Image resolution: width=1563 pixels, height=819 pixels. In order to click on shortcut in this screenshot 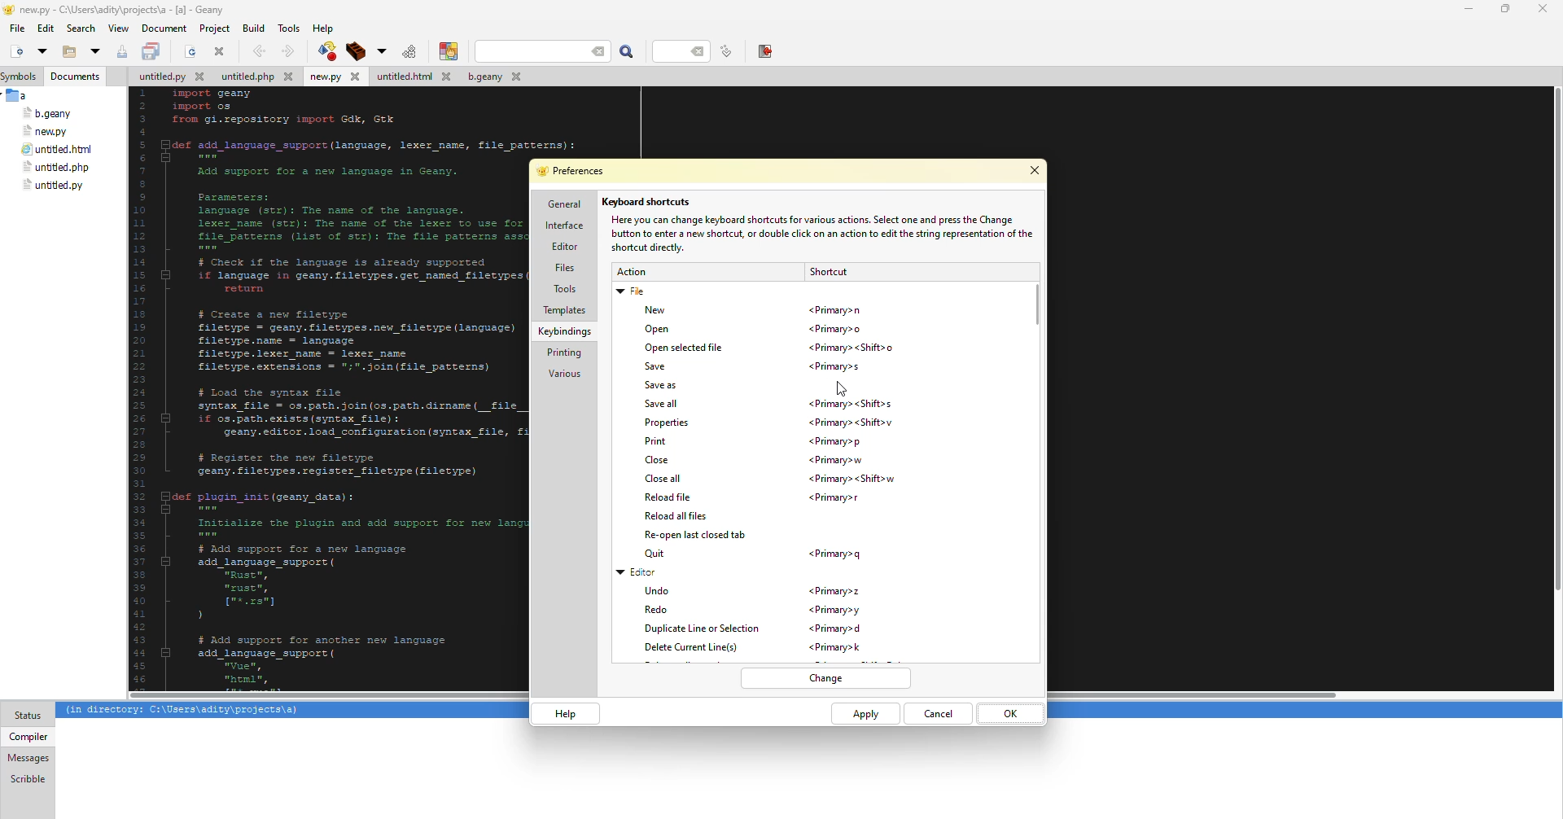, I will do `click(849, 404)`.